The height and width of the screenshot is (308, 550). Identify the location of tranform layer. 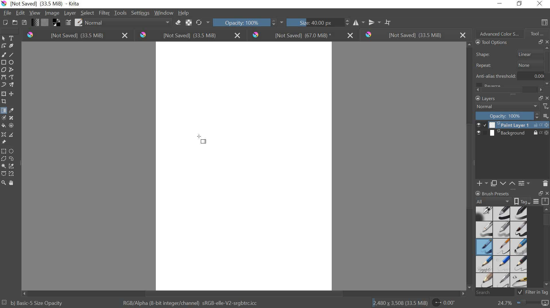
(4, 94).